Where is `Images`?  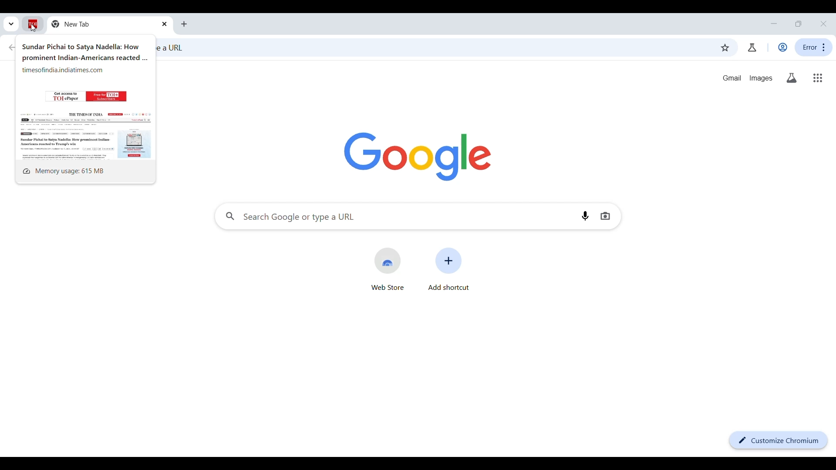
Images is located at coordinates (761, 78).